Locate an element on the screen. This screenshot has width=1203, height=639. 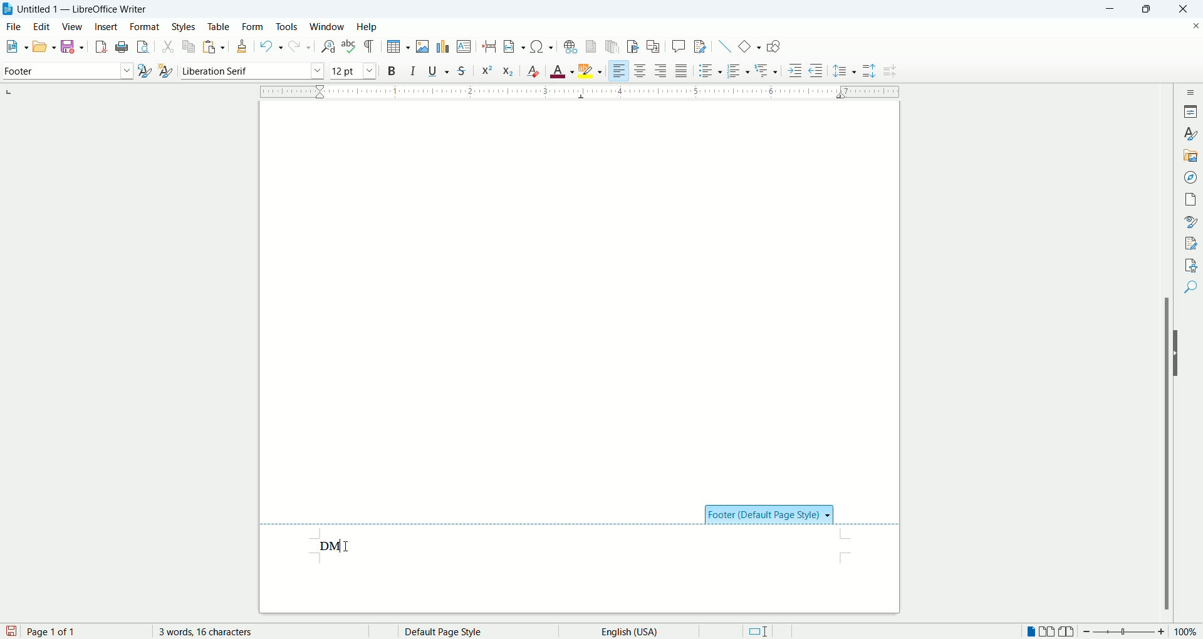
table is located at coordinates (219, 25).